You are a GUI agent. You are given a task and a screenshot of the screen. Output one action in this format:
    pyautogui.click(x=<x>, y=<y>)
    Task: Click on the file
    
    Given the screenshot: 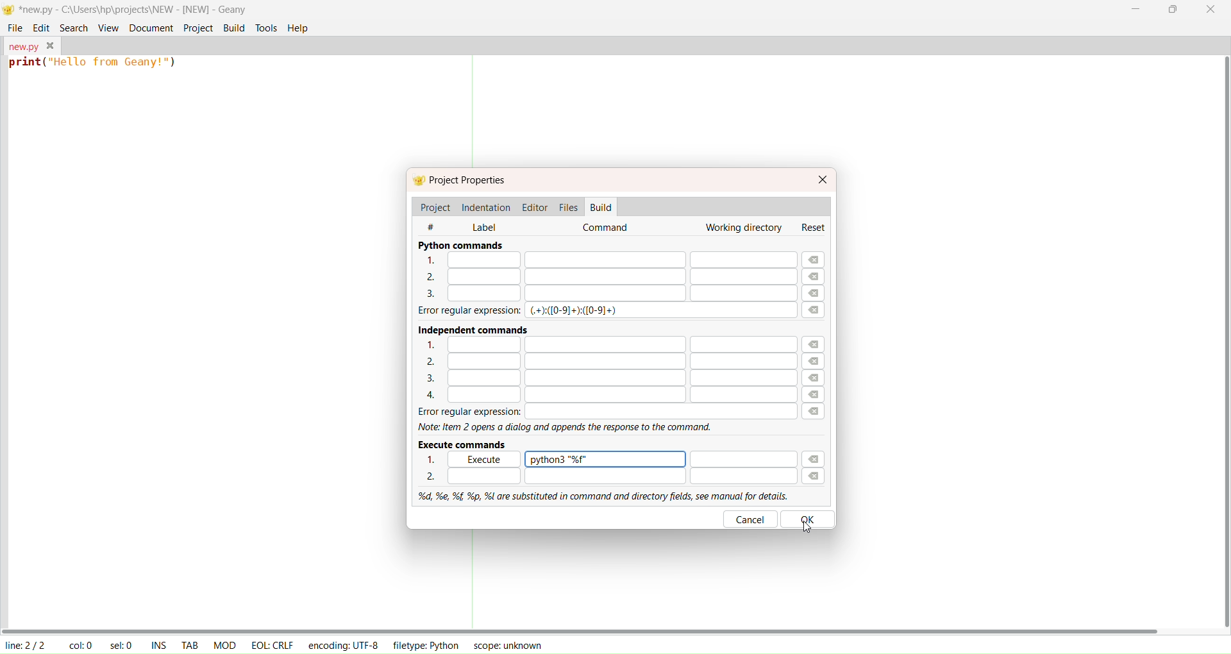 What is the action you would take?
    pyautogui.click(x=15, y=28)
    